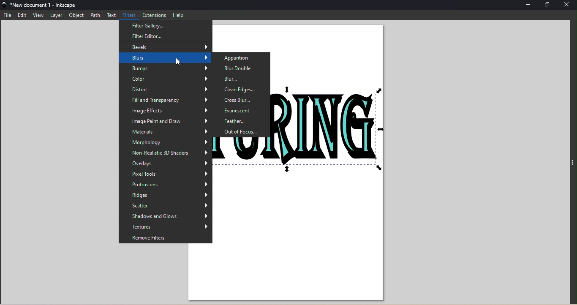  I want to click on Overlays, so click(166, 165).